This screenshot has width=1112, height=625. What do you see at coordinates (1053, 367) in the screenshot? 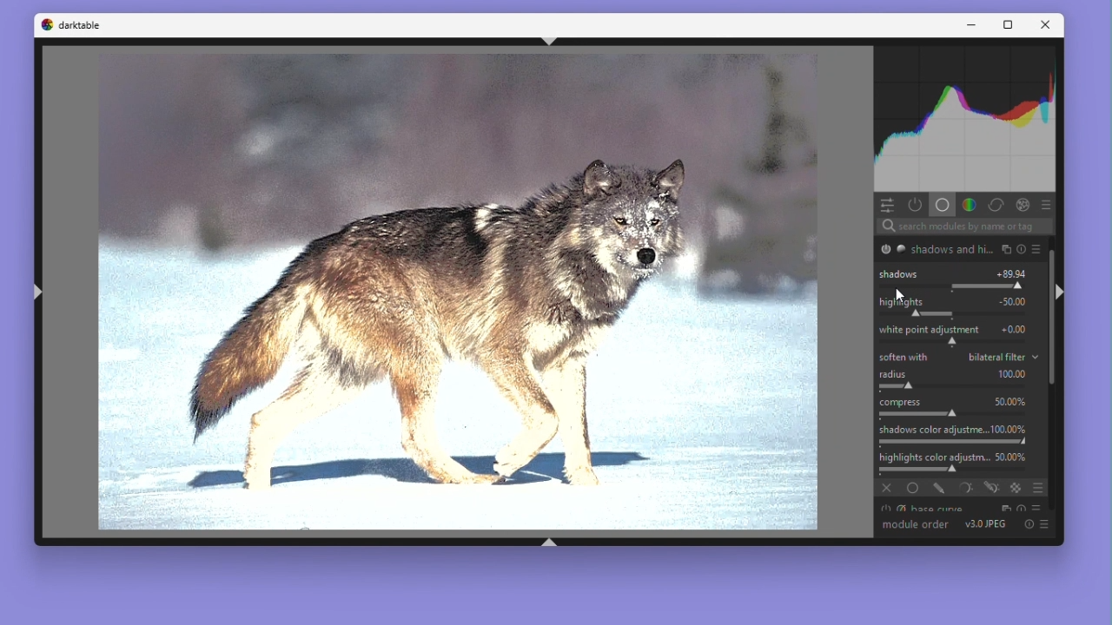
I see `Vertical scrollbar` at bounding box center [1053, 367].